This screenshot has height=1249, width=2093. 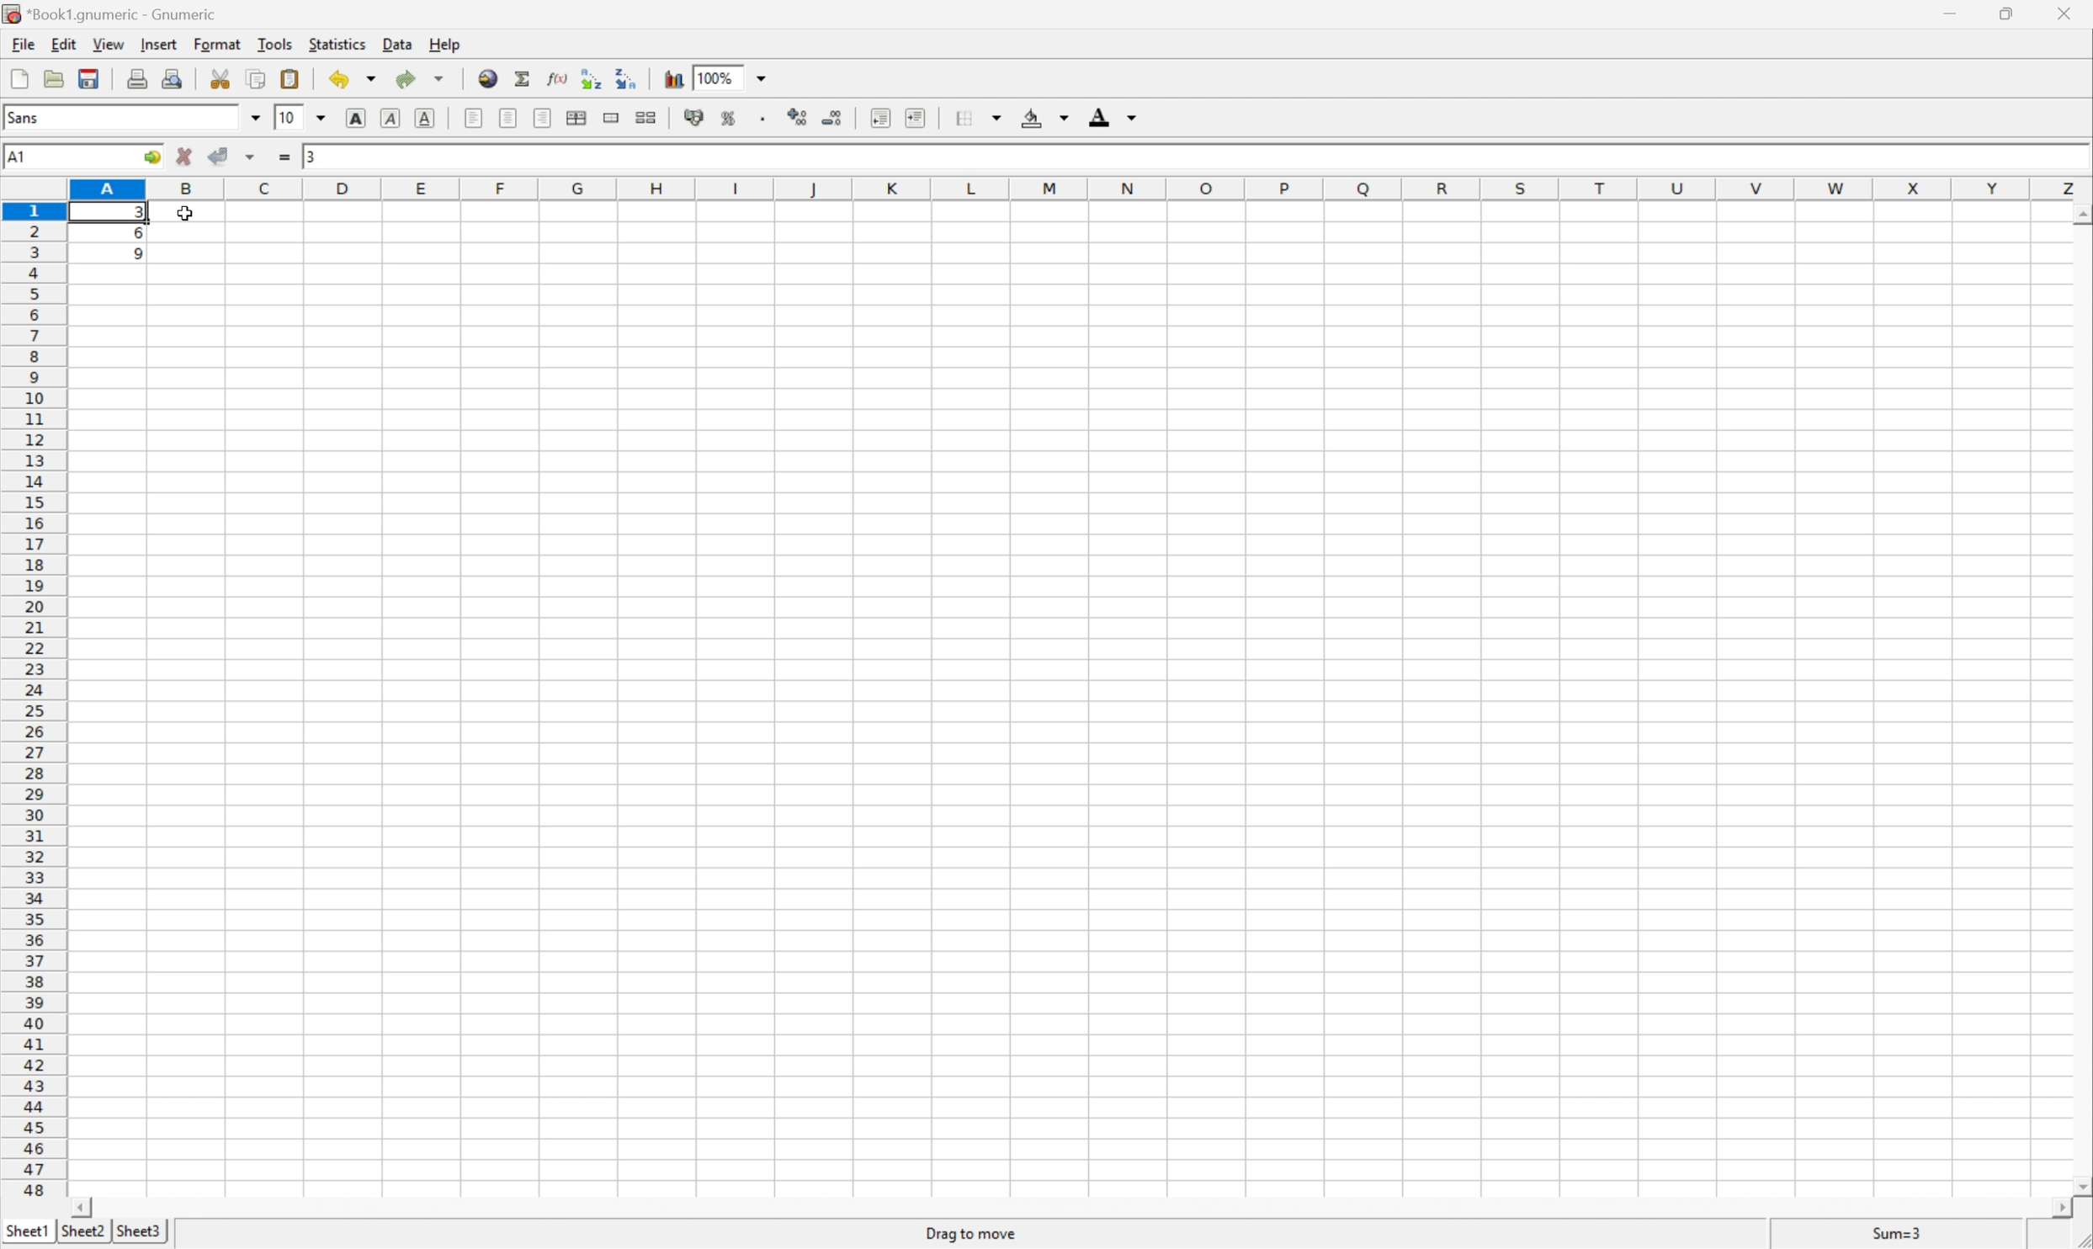 What do you see at coordinates (33, 699) in the screenshot?
I see `Row numbers` at bounding box center [33, 699].